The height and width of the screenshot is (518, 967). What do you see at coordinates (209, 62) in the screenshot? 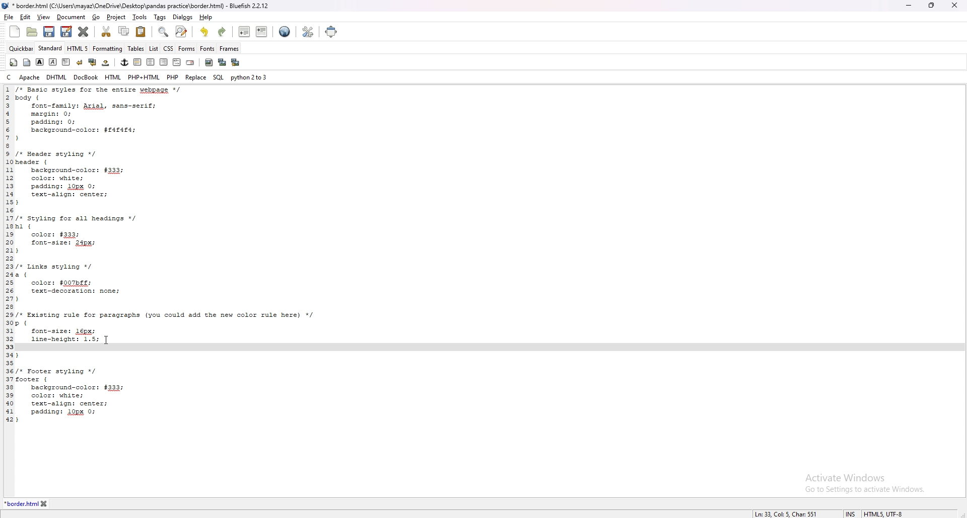
I see `insert image` at bounding box center [209, 62].